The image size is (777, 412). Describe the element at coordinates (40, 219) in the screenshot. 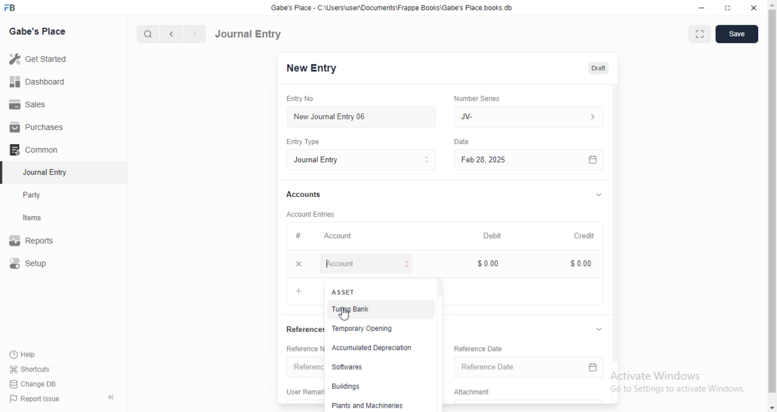

I see `items` at that location.